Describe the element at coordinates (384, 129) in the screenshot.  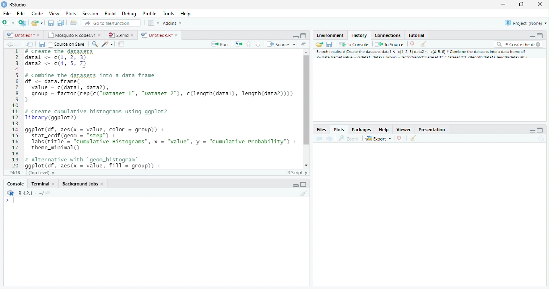
I see `Help` at that location.